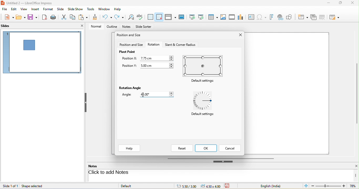 This screenshot has height=189, width=359. What do you see at coordinates (10, 186) in the screenshot?
I see `slide 1 of 1` at bounding box center [10, 186].